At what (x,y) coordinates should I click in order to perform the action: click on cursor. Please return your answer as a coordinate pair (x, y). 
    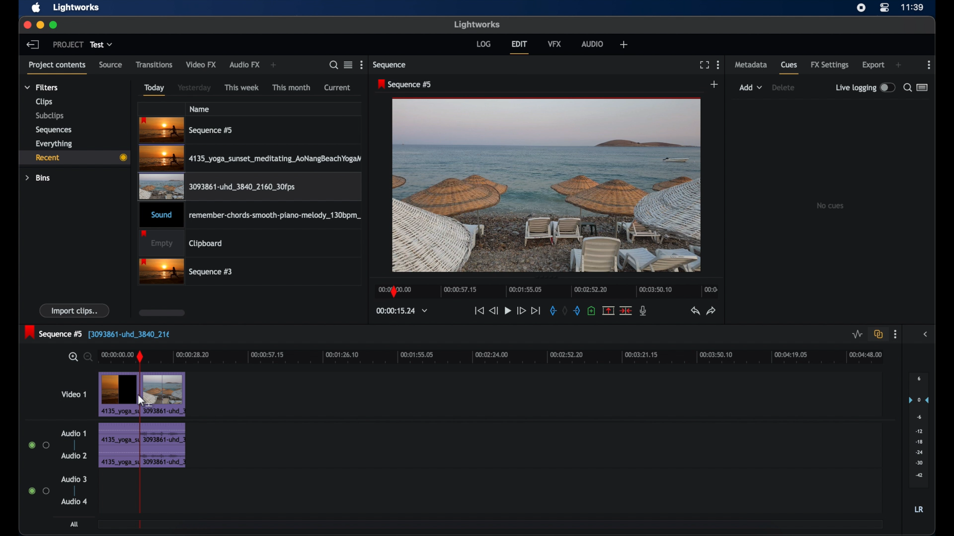
    Looking at the image, I should click on (144, 402).